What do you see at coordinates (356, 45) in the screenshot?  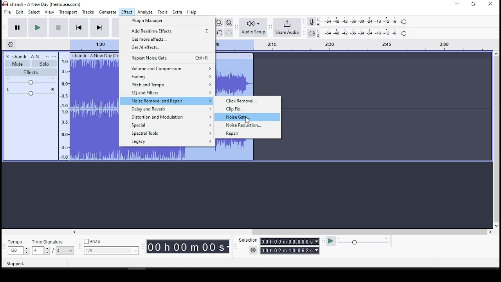 I see `track's timing` at bounding box center [356, 45].